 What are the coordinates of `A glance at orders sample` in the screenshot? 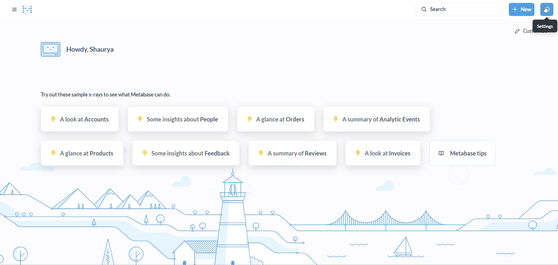 It's located at (273, 120).